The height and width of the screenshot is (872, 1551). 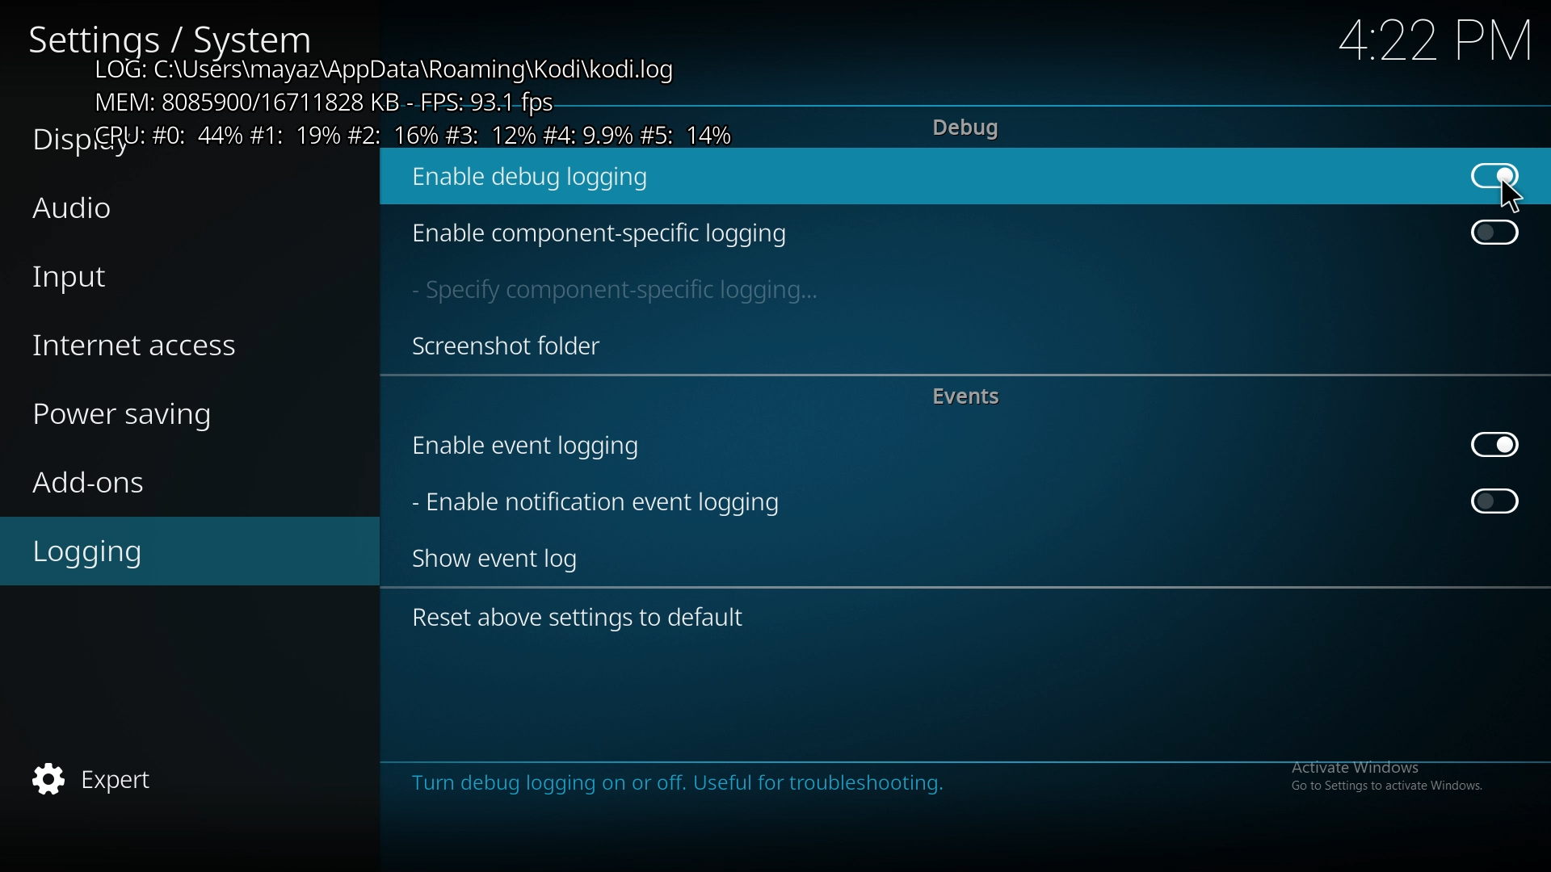 What do you see at coordinates (601, 233) in the screenshot?
I see `enable component specific logging` at bounding box center [601, 233].